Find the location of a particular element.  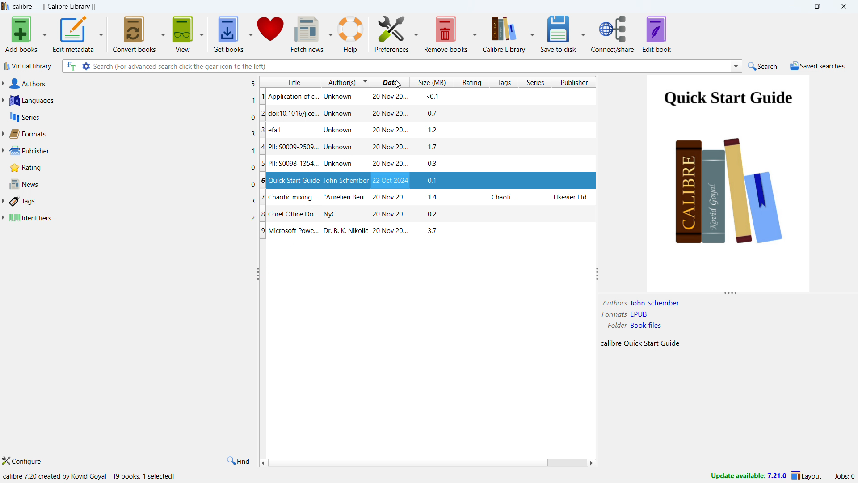

advanced serach is located at coordinates (86, 66).